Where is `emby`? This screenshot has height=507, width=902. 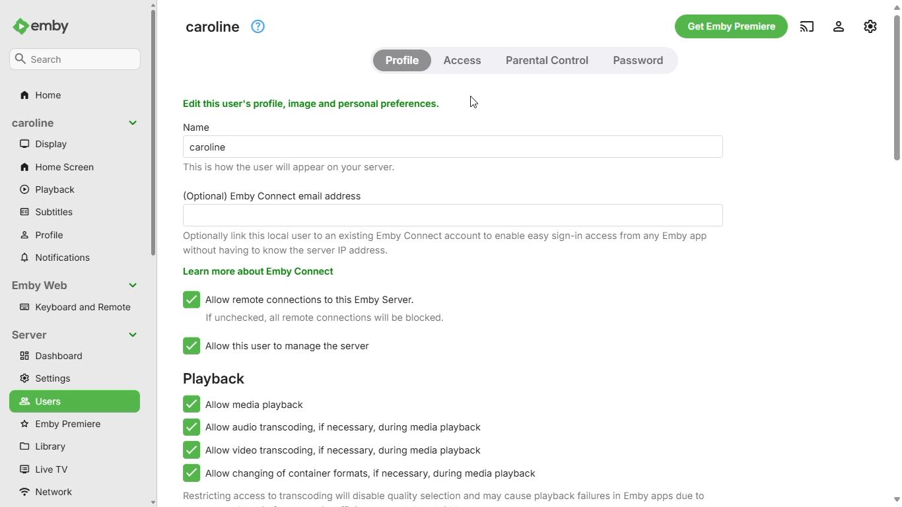 emby is located at coordinates (42, 26).